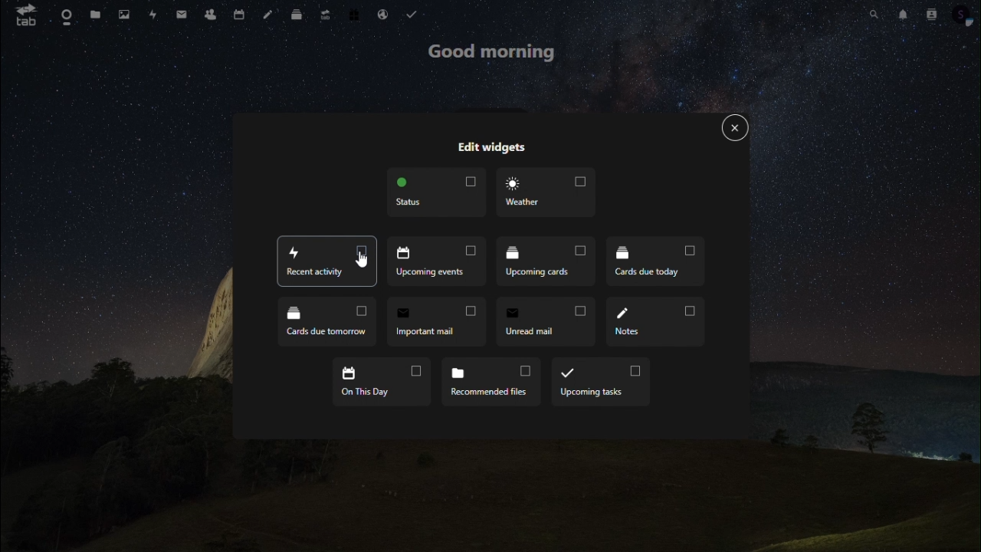  I want to click on photo, so click(124, 13).